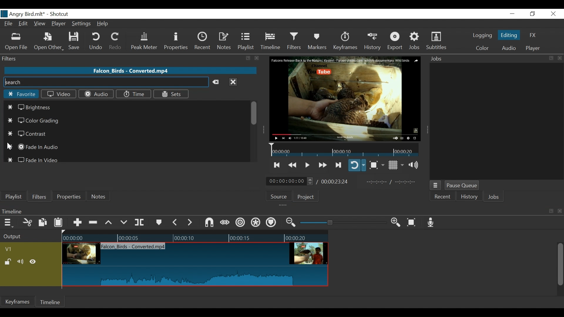 Image resolution: width=564 pixels, height=317 pixels. Describe the element at coordinates (43, 14) in the screenshot. I see `title` at that location.